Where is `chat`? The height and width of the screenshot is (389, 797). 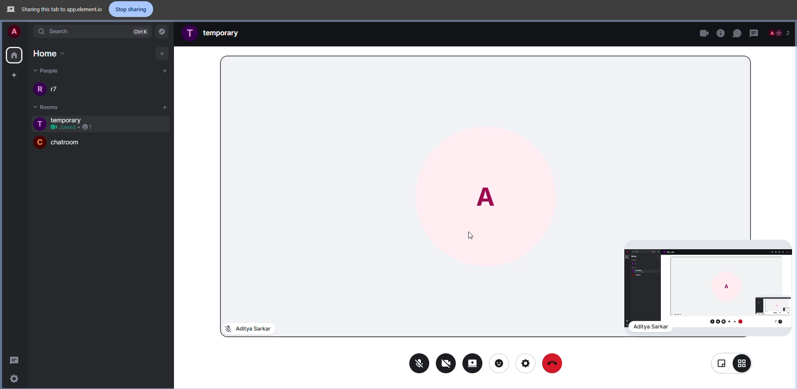 chat is located at coordinates (738, 33).